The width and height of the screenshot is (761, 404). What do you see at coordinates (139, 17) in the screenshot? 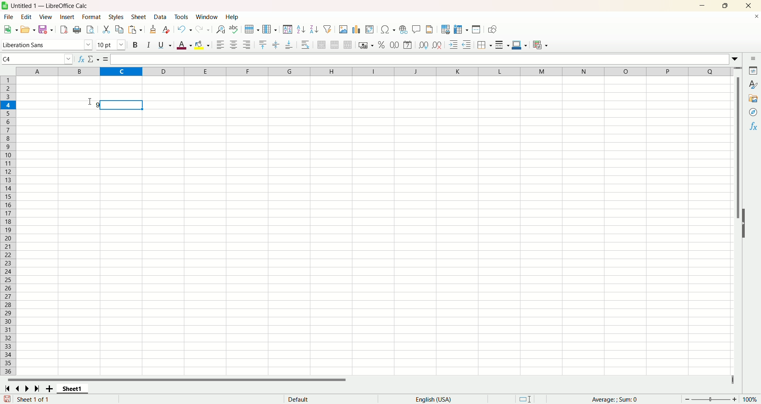
I see `sheet` at bounding box center [139, 17].